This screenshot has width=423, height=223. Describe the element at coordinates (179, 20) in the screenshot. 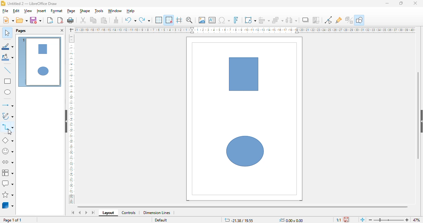

I see `helplines while moving` at that location.